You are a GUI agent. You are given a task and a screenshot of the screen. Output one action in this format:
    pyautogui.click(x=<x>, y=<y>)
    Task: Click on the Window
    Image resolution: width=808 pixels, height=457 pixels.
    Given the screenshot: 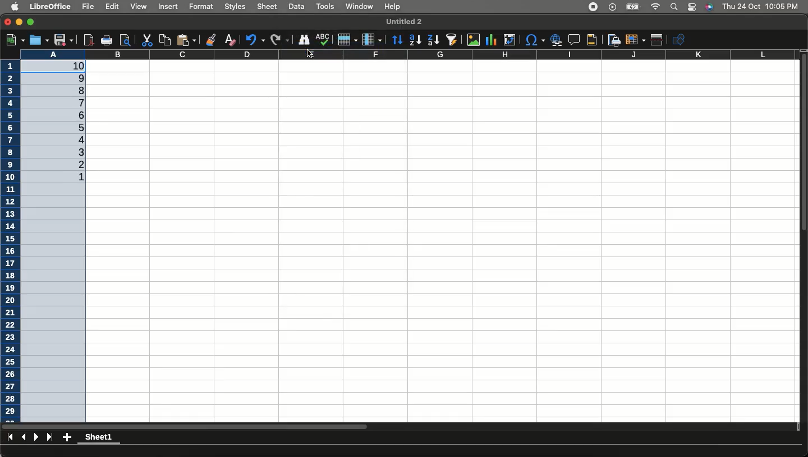 What is the action you would take?
    pyautogui.click(x=359, y=7)
    